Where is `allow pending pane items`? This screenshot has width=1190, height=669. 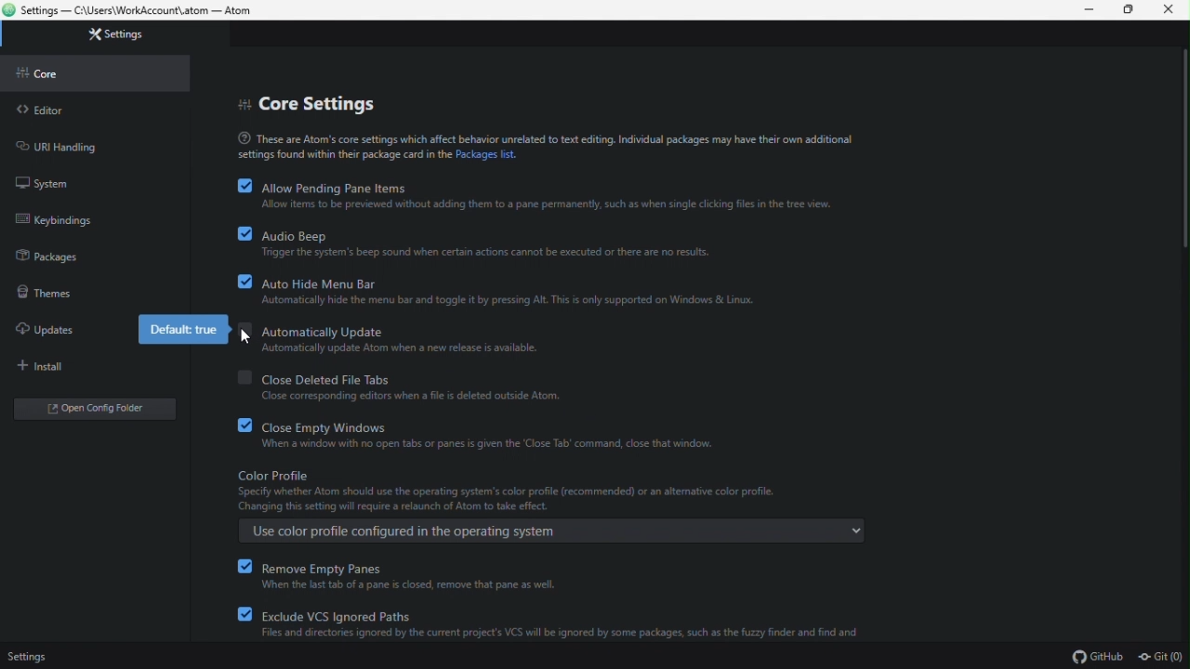
allow pending pane items is located at coordinates (535, 195).